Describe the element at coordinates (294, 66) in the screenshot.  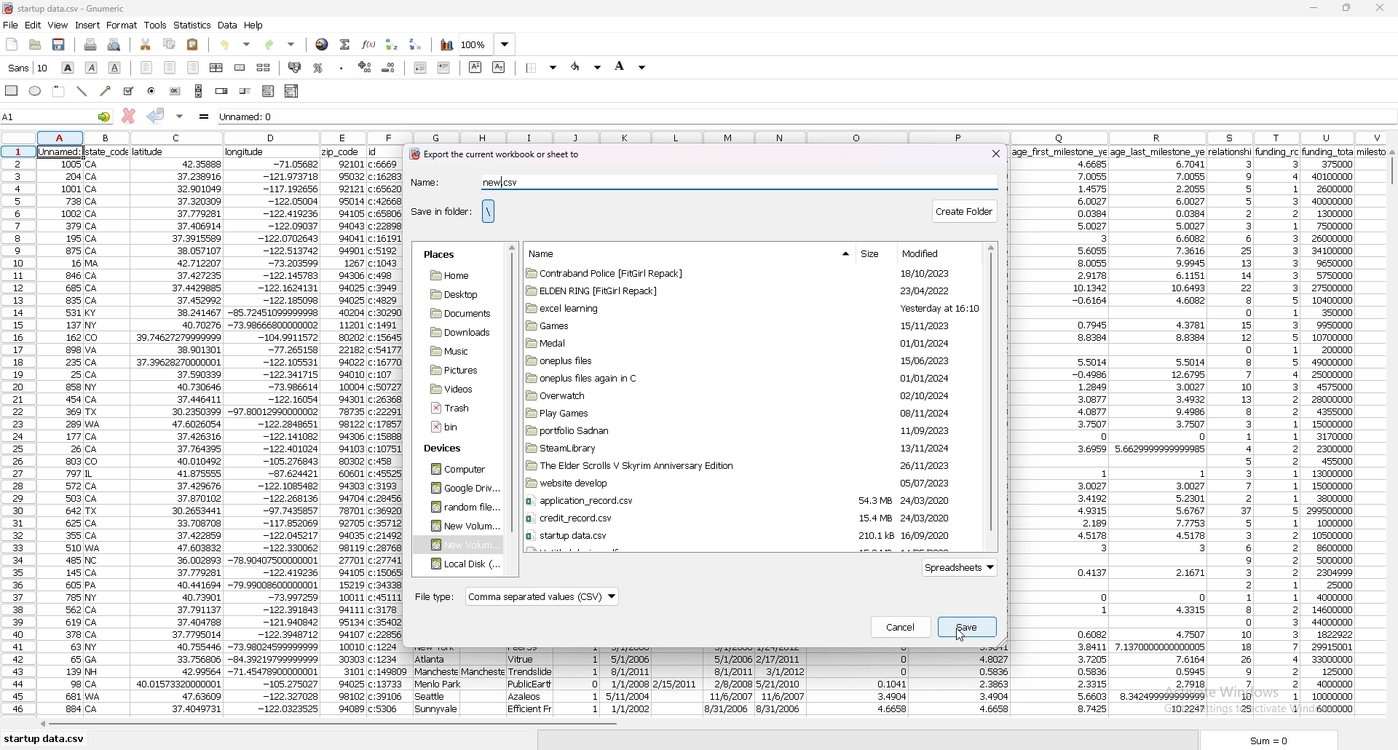
I see `accounting` at that location.